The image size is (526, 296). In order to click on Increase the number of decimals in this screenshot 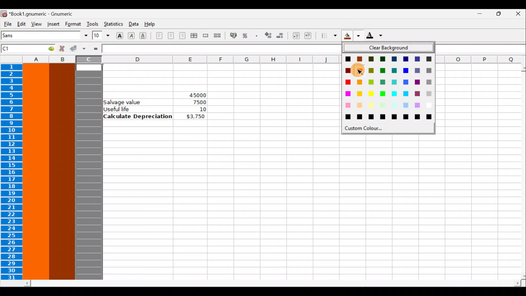, I will do `click(268, 36)`.